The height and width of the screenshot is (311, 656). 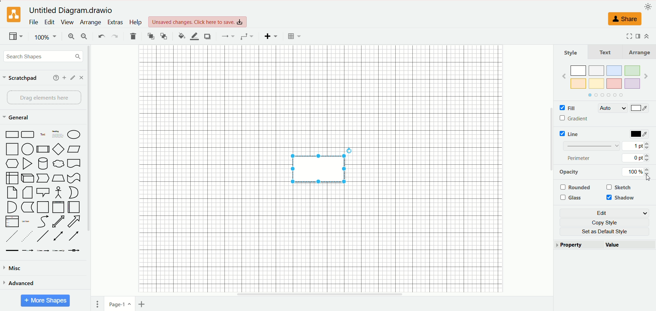 I want to click on vertical scroll bar, so click(x=550, y=171).